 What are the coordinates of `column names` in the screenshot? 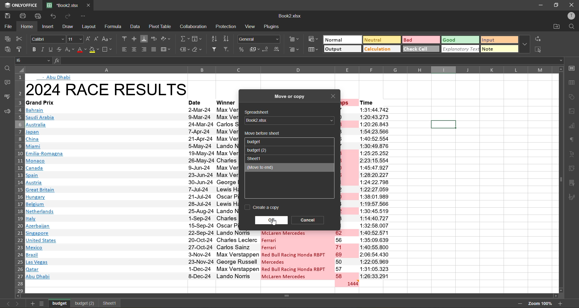 It's located at (287, 70).